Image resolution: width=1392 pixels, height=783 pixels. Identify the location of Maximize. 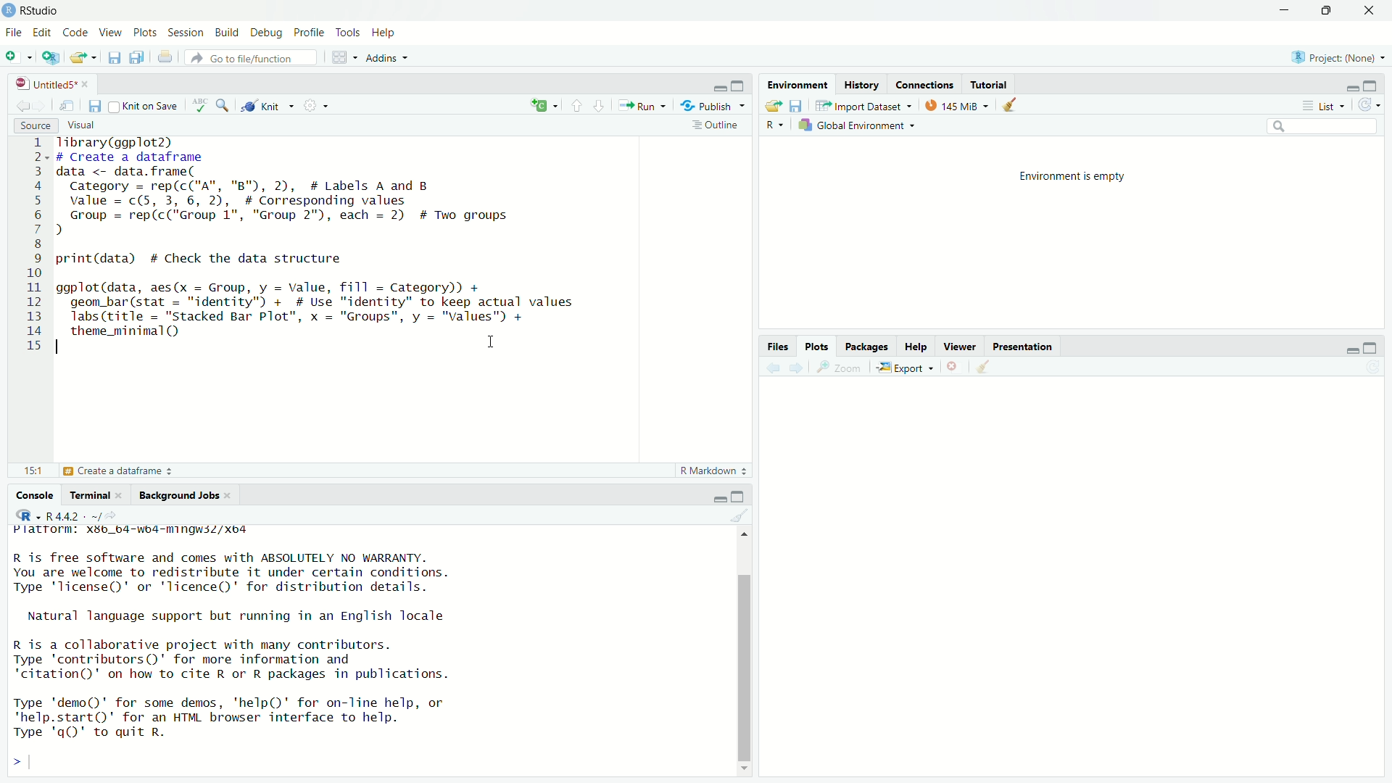
(738, 496).